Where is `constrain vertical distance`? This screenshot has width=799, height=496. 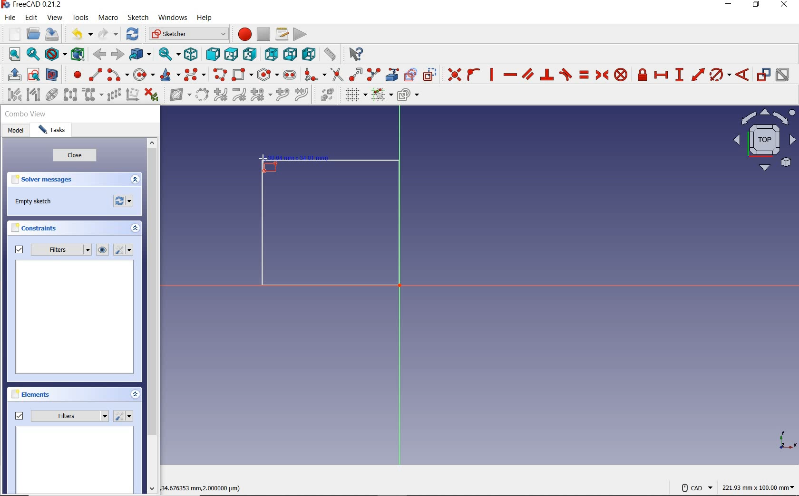 constrain vertical distance is located at coordinates (681, 76).